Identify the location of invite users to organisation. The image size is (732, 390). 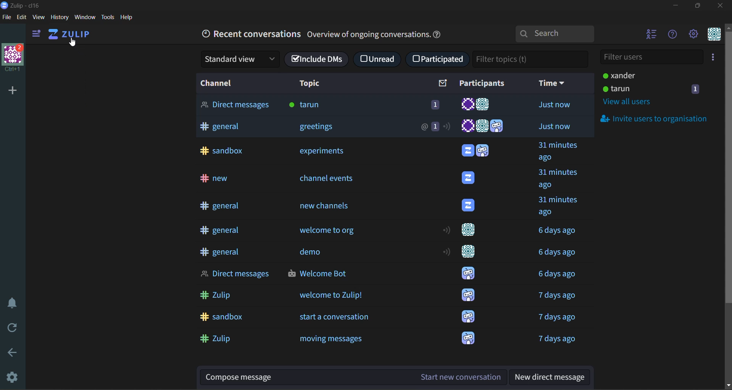
(715, 57).